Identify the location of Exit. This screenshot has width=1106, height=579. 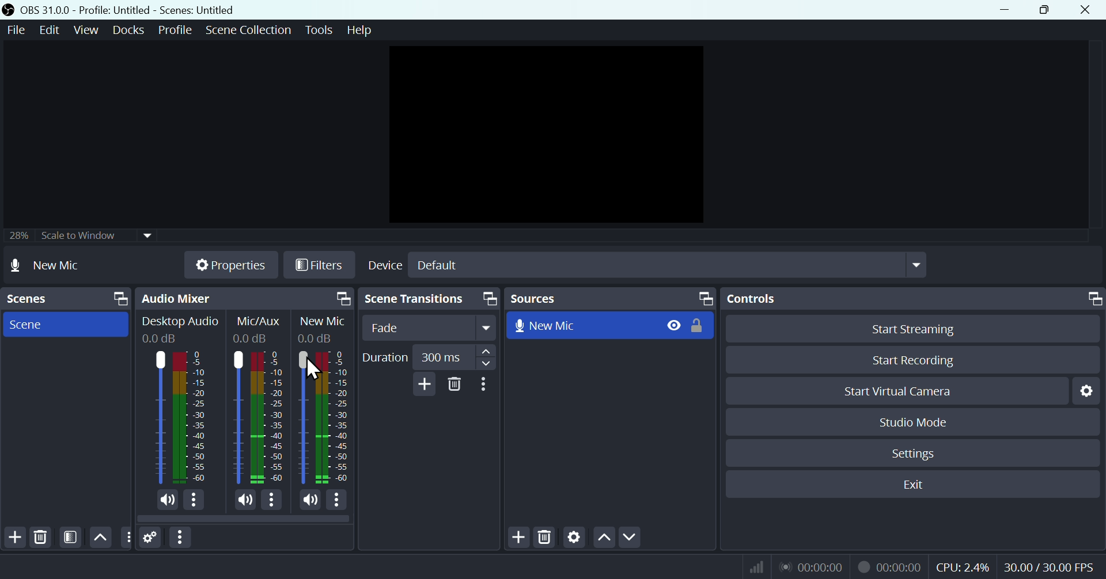
(920, 485).